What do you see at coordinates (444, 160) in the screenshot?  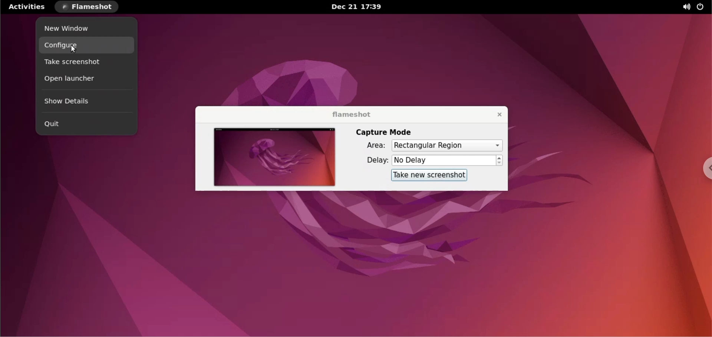 I see `delay time` at bounding box center [444, 160].